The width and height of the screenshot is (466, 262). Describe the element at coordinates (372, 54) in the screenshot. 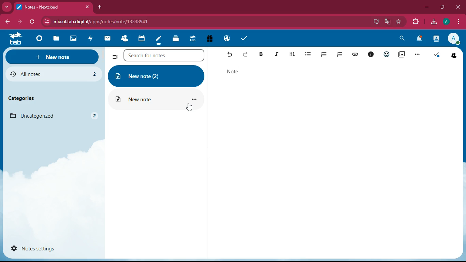

I see `info` at that location.